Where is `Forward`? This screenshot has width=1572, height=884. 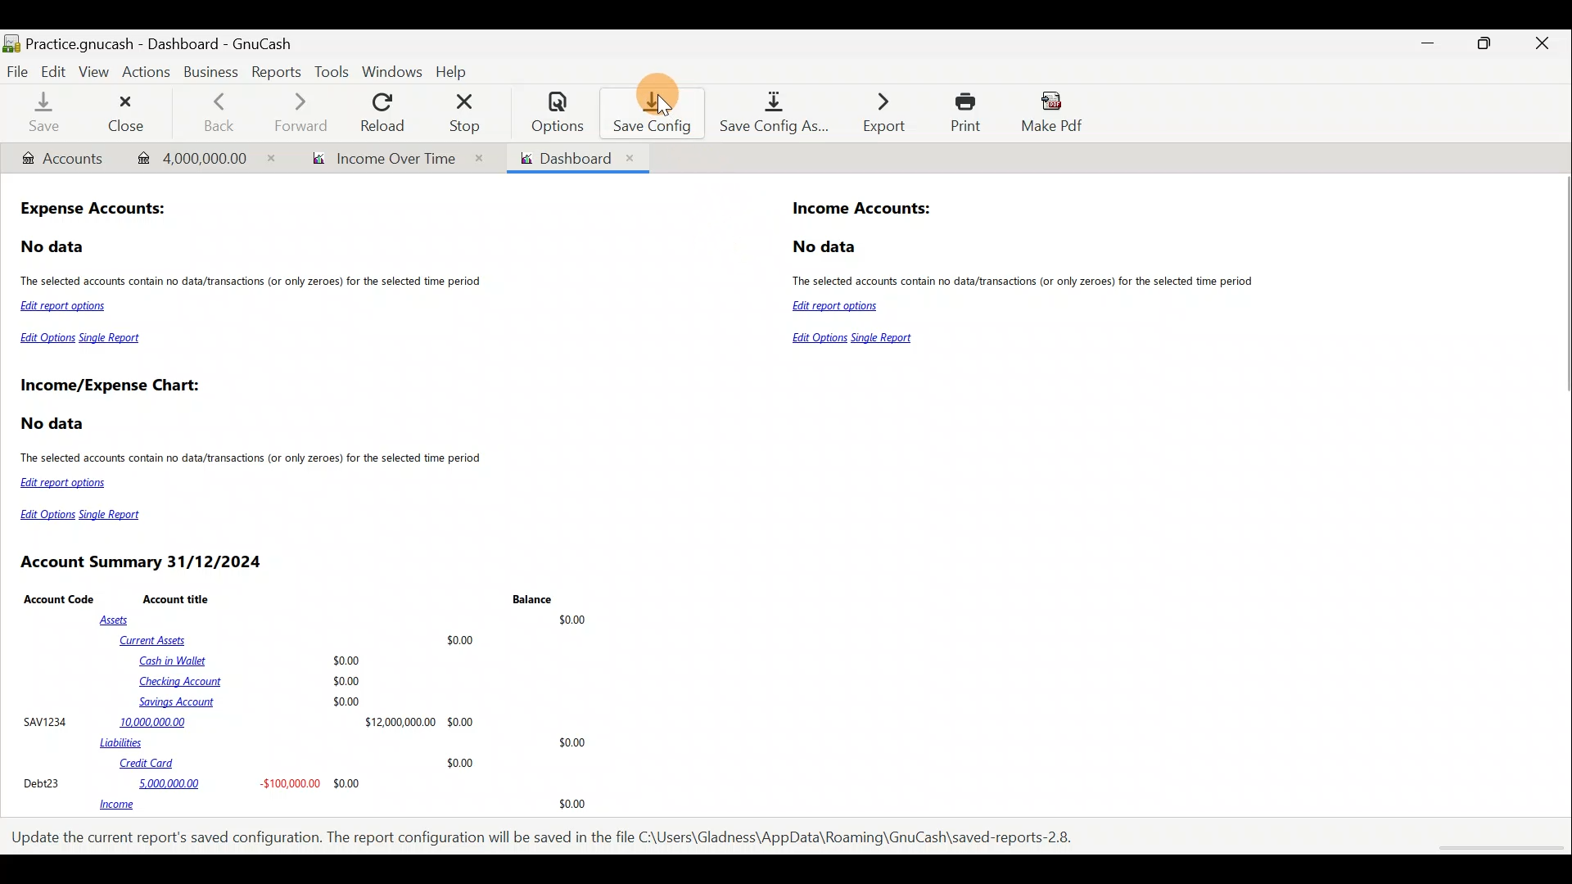
Forward is located at coordinates (307, 112).